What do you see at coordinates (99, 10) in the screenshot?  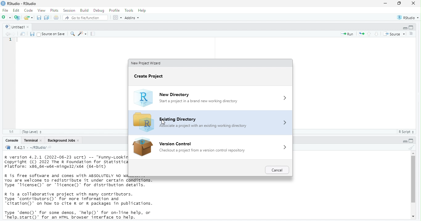 I see `debug` at bounding box center [99, 10].